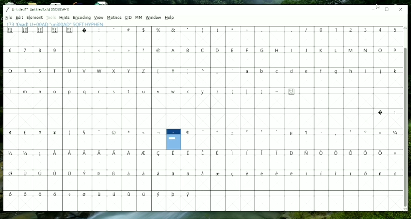  What do you see at coordinates (401, 9) in the screenshot?
I see `Close` at bounding box center [401, 9].